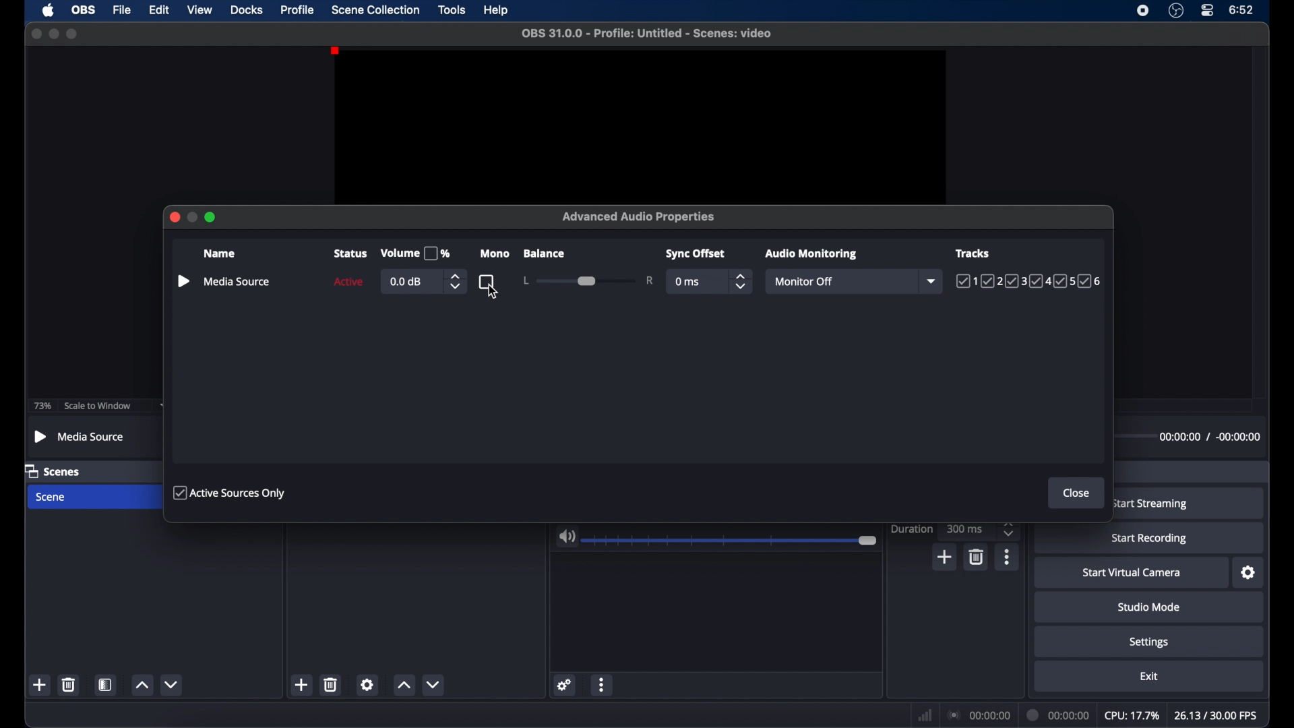 The image size is (1294, 728). Describe the element at coordinates (972, 253) in the screenshot. I see `tracks` at that location.